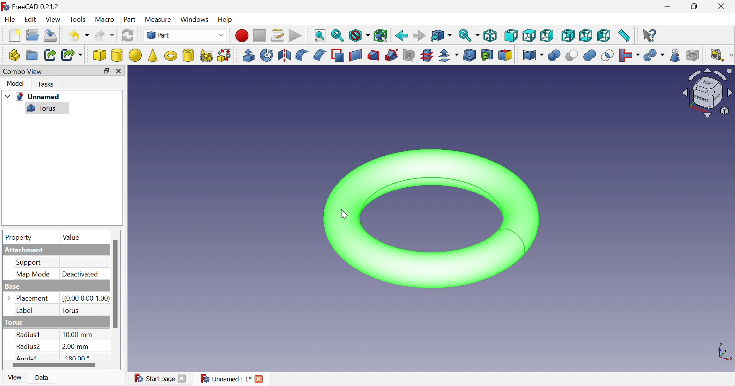 Image resolution: width=735 pixels, height=386 pixels. I want to click on Loft, so click(373, 56).